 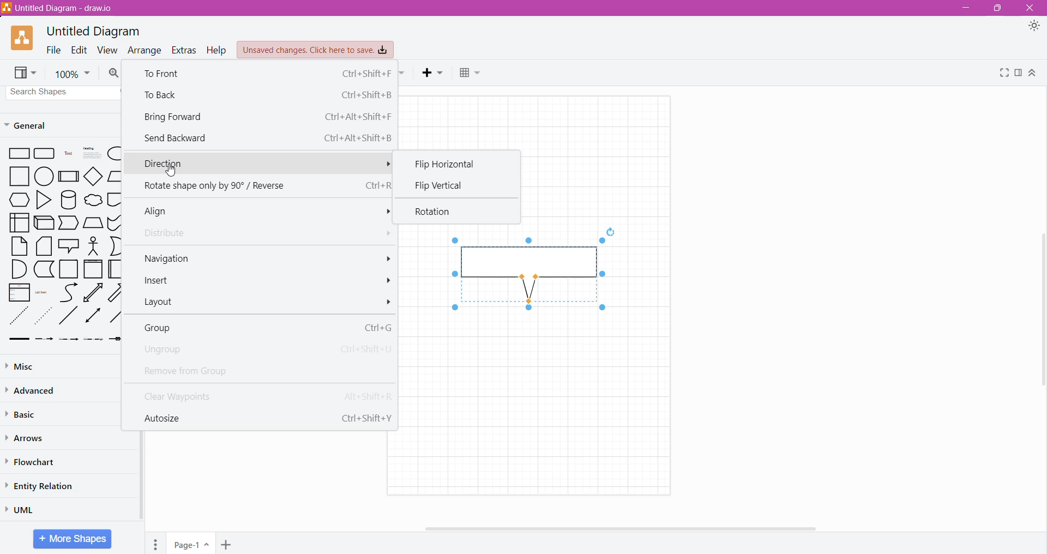 What do you see at coordinates (115, 176) in the screenshot?
I see `Parallelogram` at bounding box center [115, 176].